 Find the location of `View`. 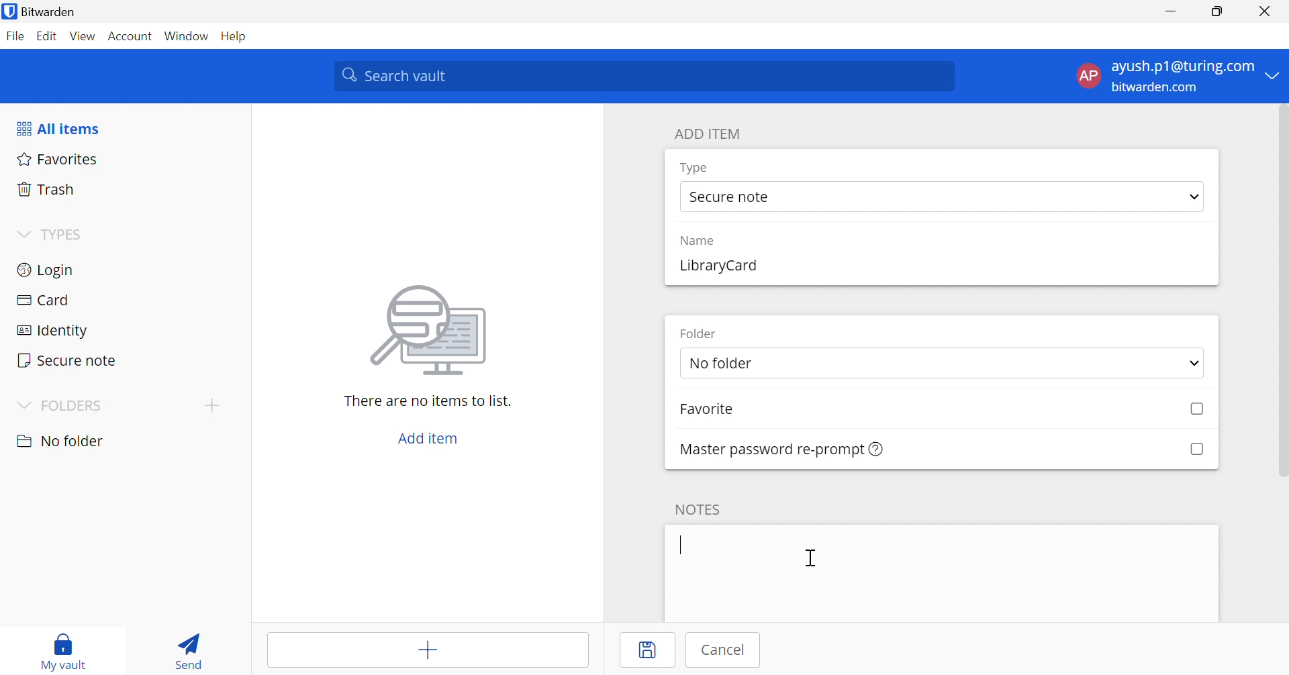

View is located at coordinates (83, 38).